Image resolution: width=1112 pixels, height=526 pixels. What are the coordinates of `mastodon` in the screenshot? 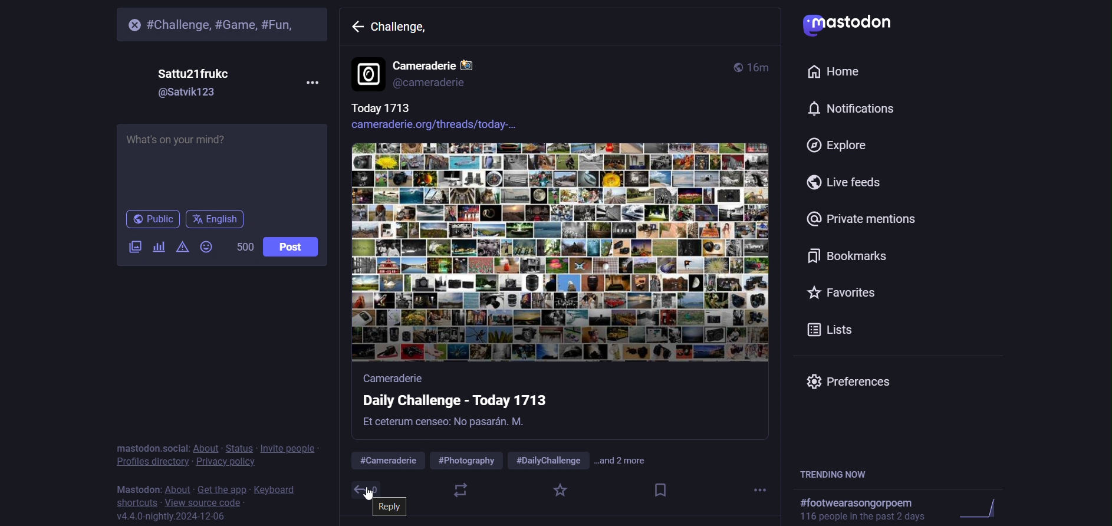 It's located at (853, 22).